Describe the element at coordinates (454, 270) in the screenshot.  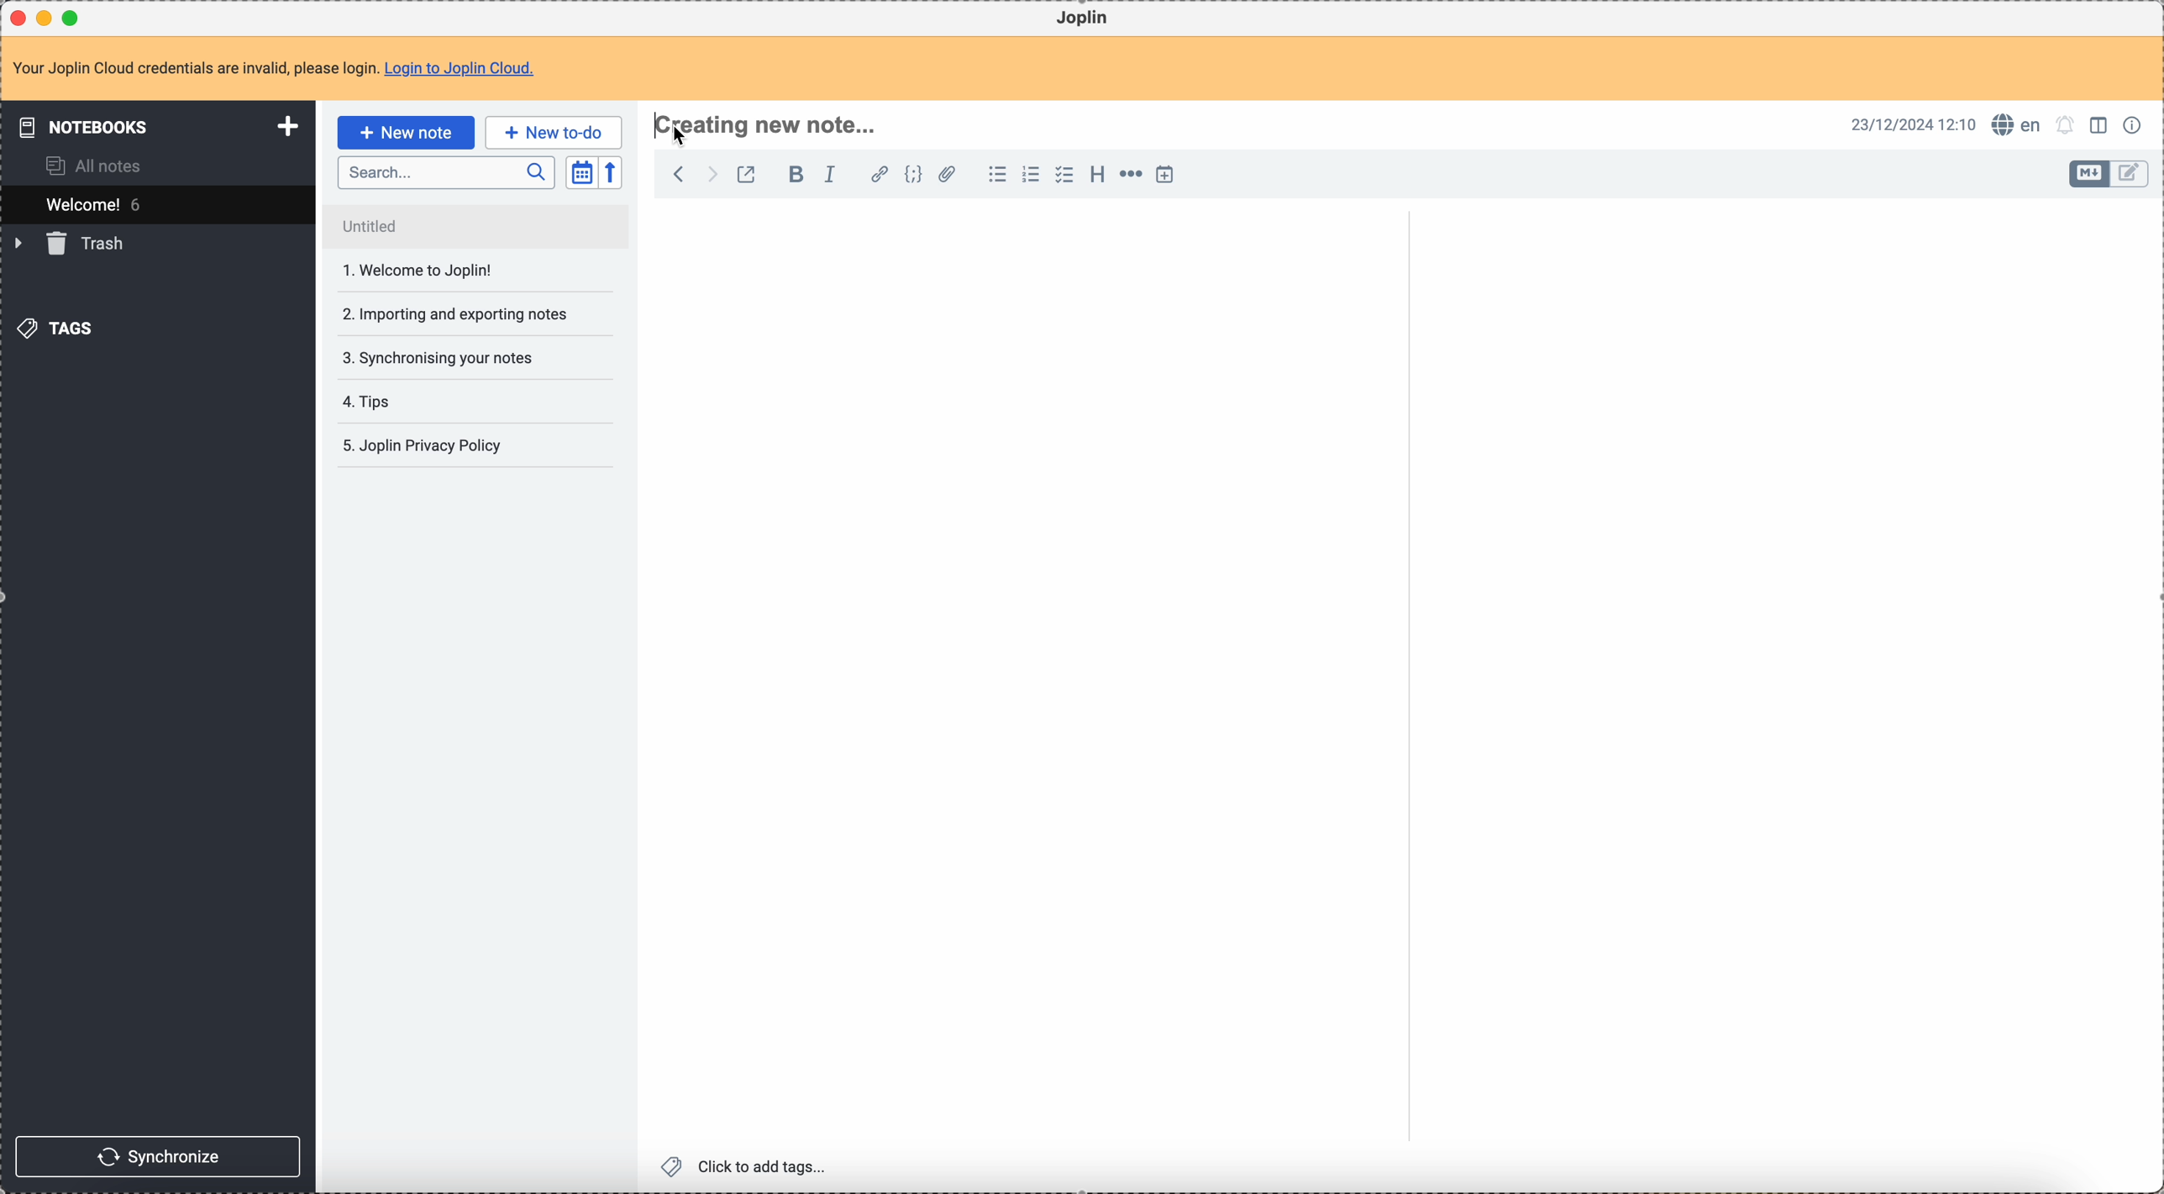
I see `importing and exporting notes` at that location.